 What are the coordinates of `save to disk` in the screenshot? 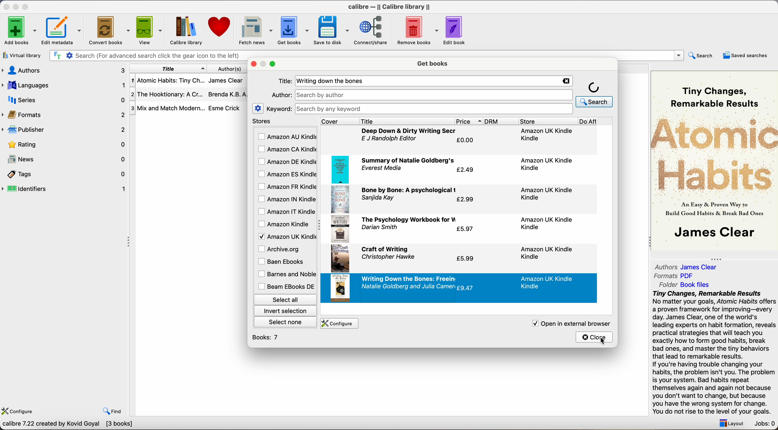 It's located at (332, 30).